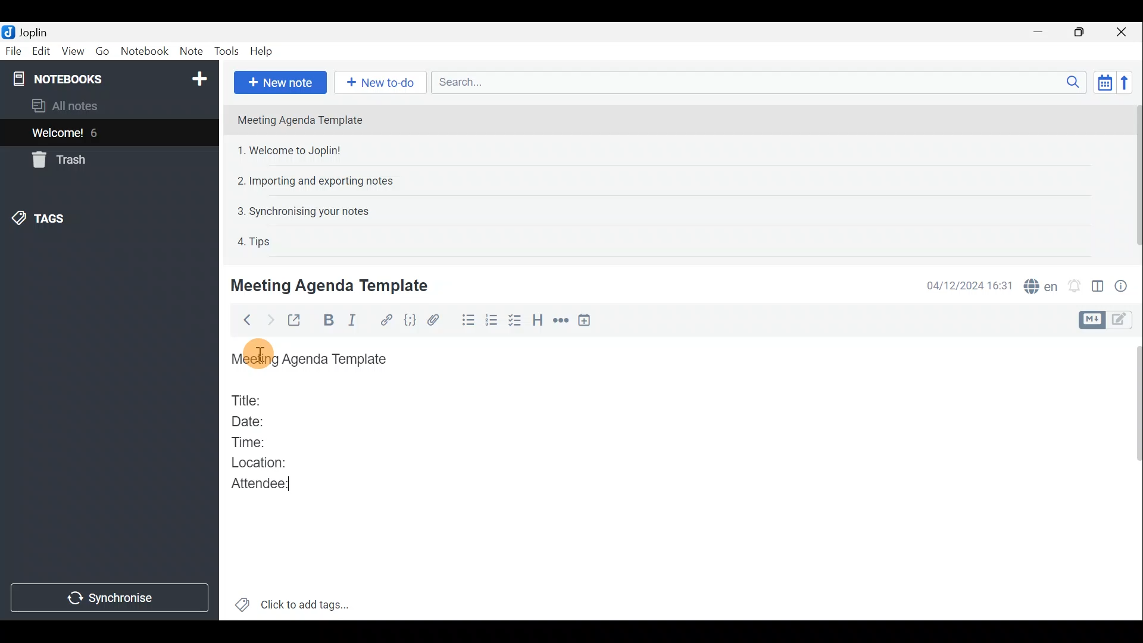  I want to click on Set alarm, so click(1076, 286).